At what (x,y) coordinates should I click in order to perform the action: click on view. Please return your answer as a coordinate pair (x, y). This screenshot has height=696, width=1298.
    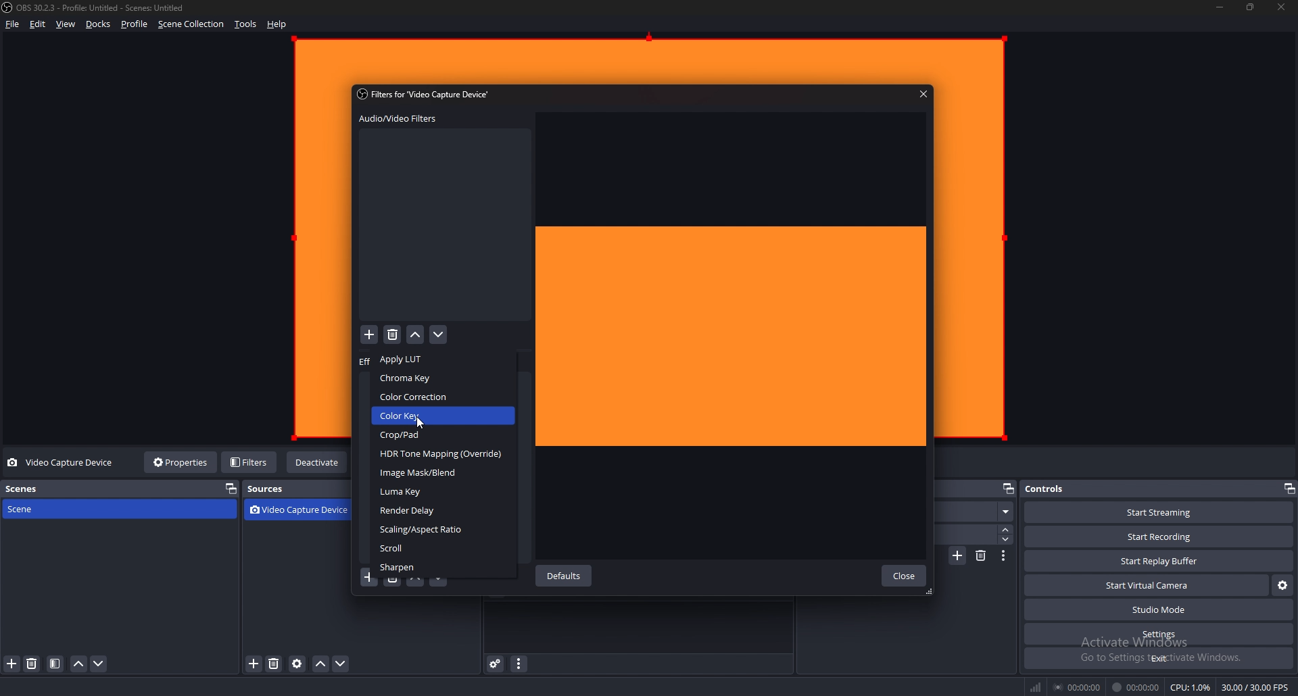
    Looking at the image, I should click on (66, 24).